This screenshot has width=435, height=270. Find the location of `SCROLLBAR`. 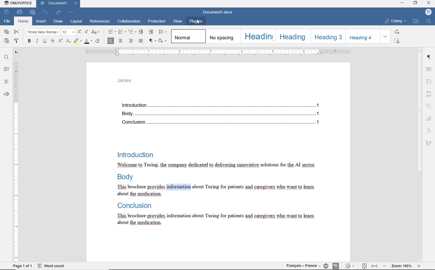

SCROLLBAR is located at coordinates (420, 154).